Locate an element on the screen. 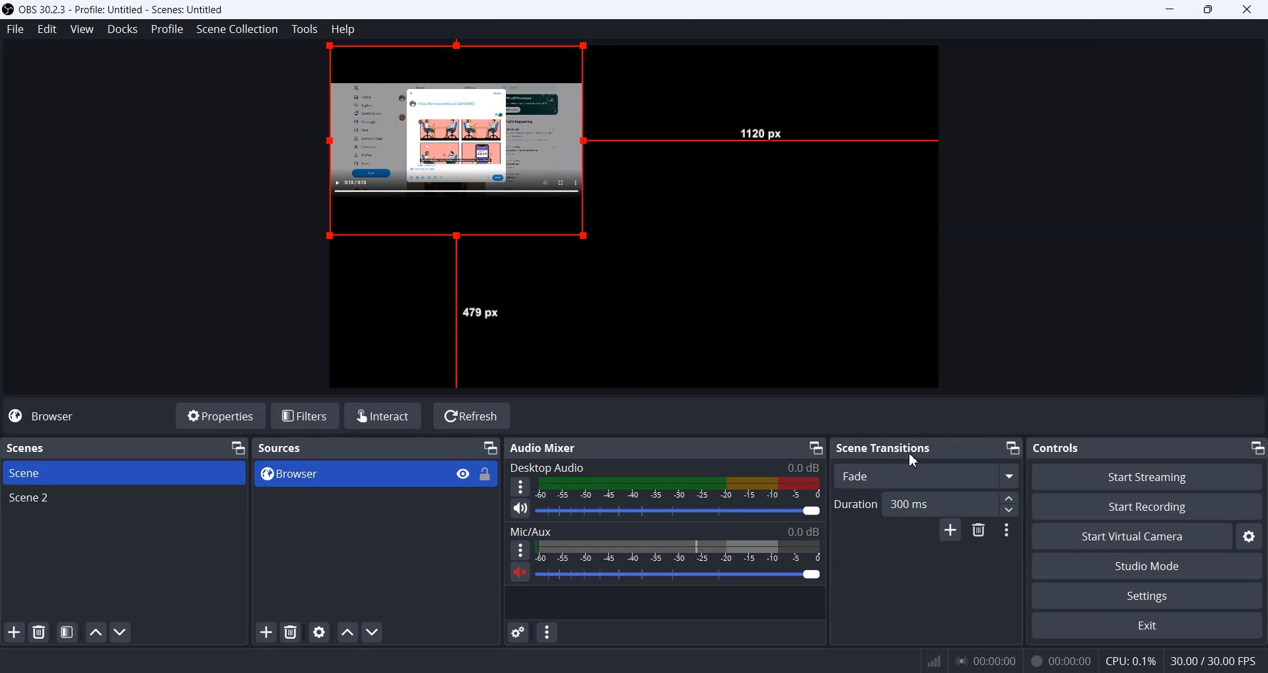 The width and height of the screenshot is (1268, 673). Move sources up is located at coordinates (347, 631).